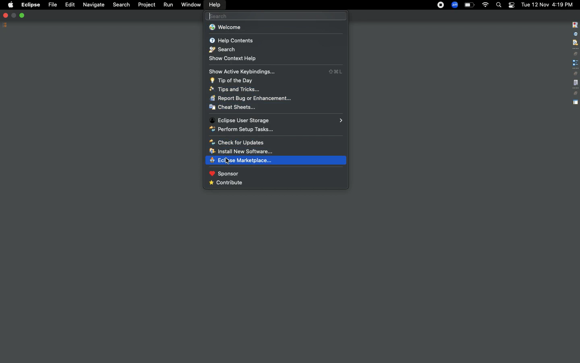  What do you see at coordinates (242, 151) in the screenshot?
I see `Install new software` at bounding box center [242, 151].